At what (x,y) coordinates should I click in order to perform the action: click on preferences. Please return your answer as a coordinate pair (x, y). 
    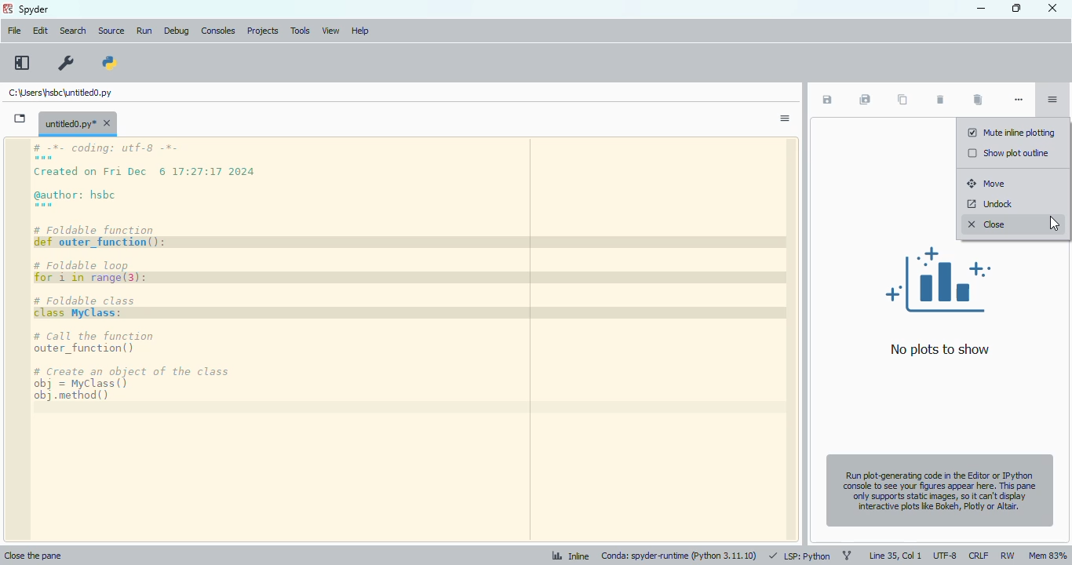
    Looking at the image, I should click on (67, 63).